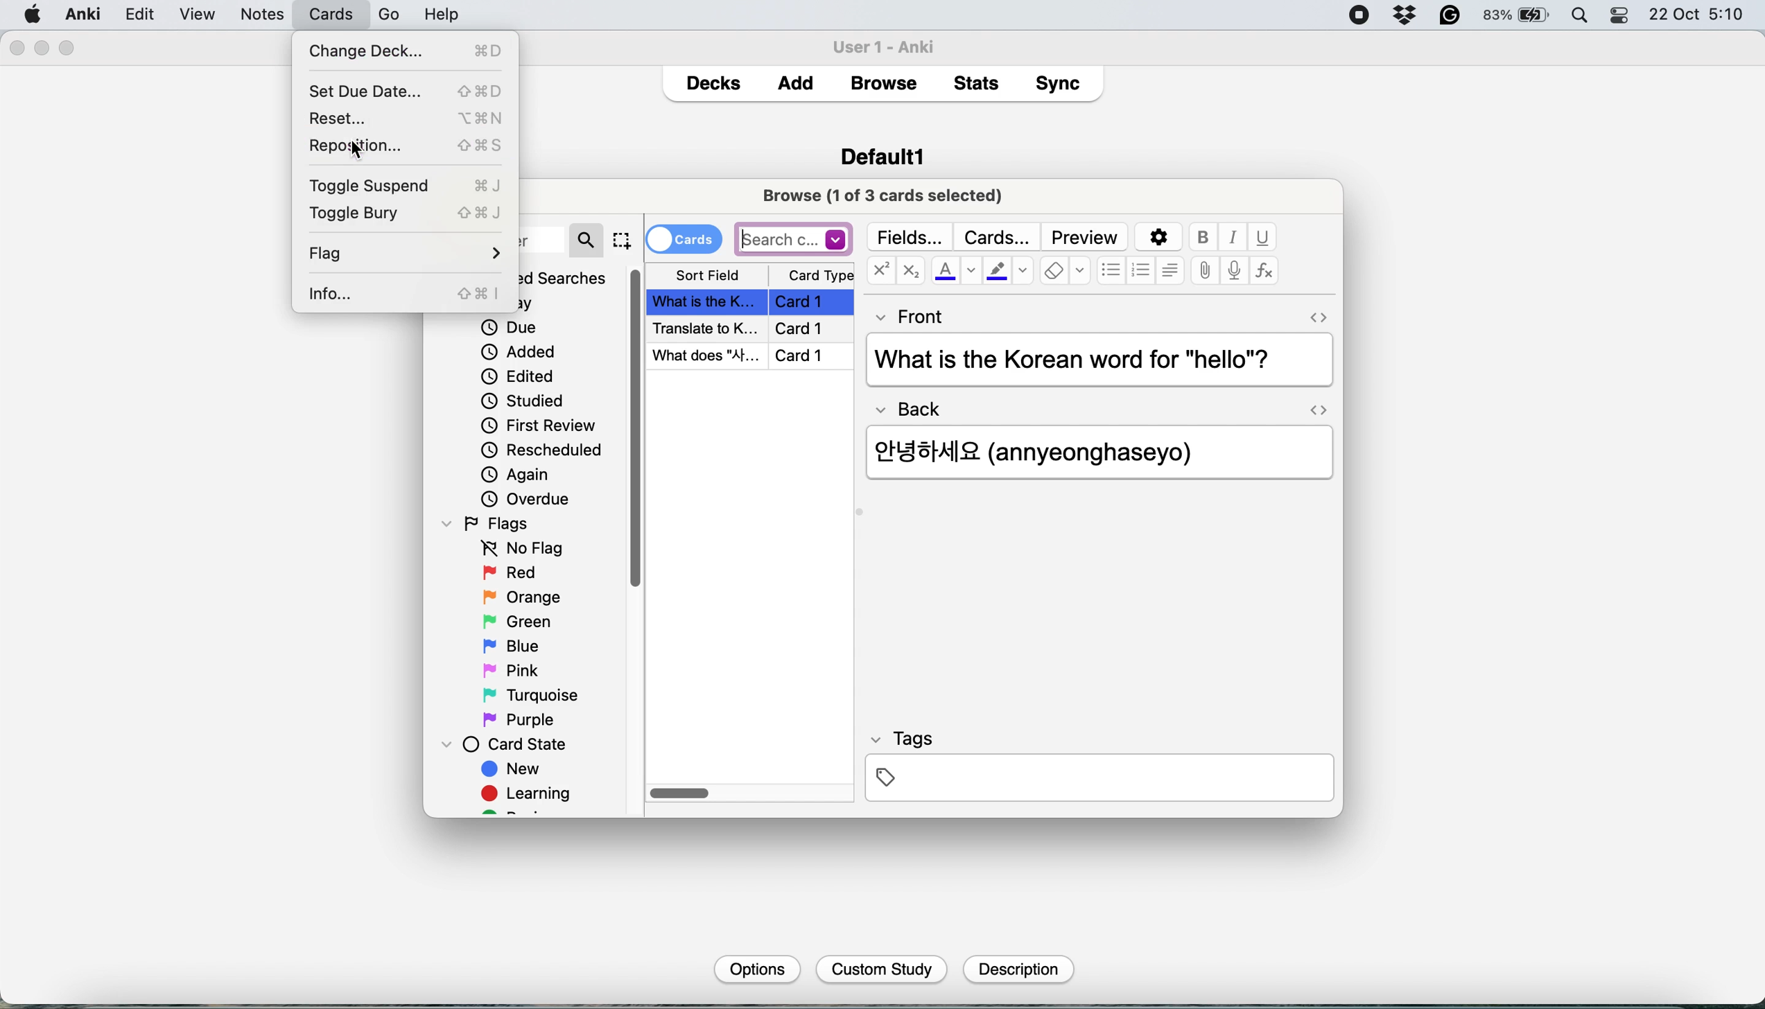  Describe the element at coordinates (637, 428) in the screenshot. I see `side bar vertical scroll bar` at that location.